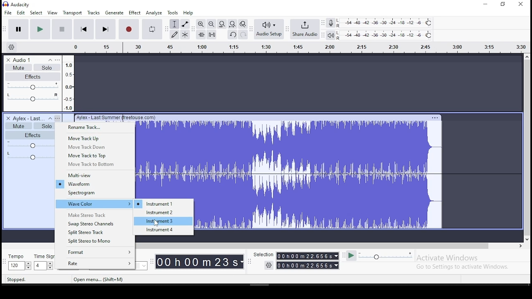 This screenshot has height=299, width=532. What do you see at coordinates (201, 34) in the screenshot?
I see `trim audio outside selection` at bounding box center [201, 34].